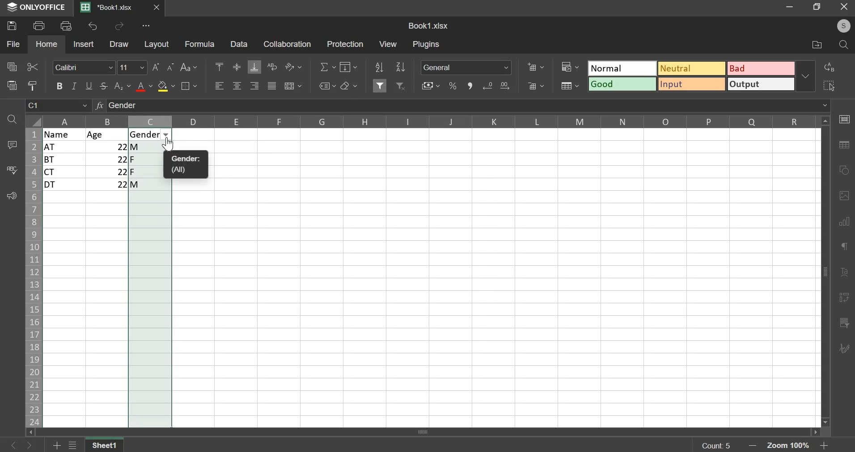 This screenshot has height=452, width=855. I want to click on data, so click(238, 44).